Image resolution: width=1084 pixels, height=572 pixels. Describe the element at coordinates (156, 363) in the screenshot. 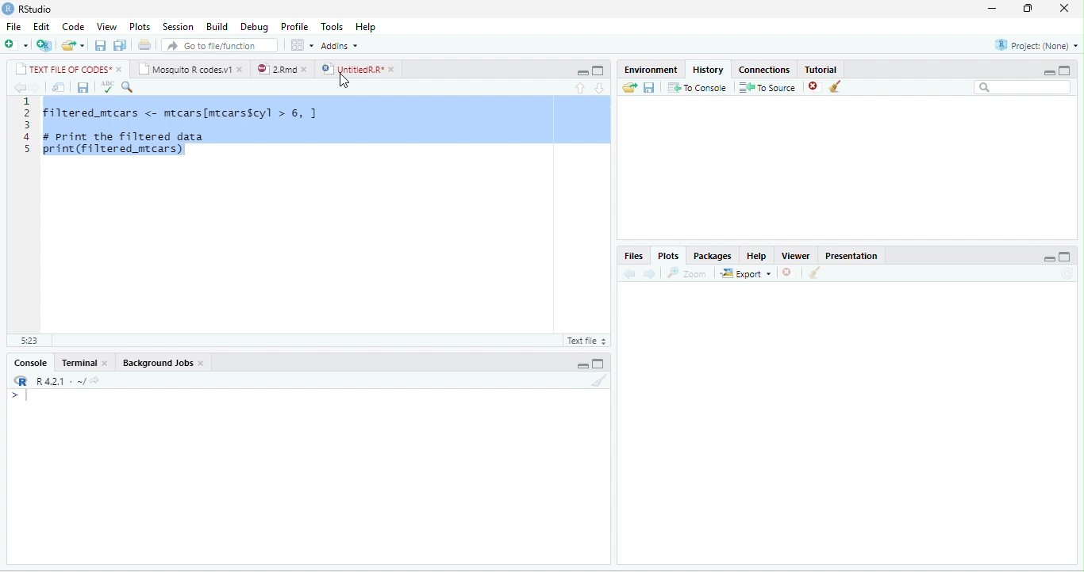

I see `Background Jobs` at that location.